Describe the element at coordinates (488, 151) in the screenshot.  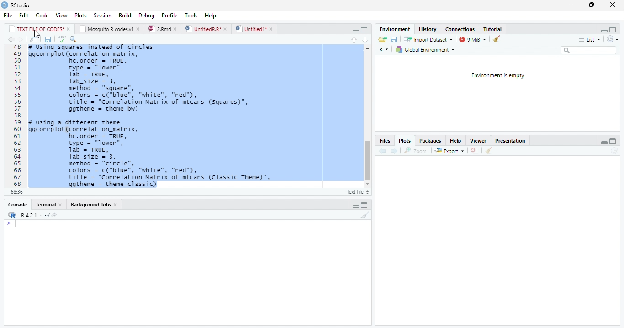
I see `clear all plots` at that location.